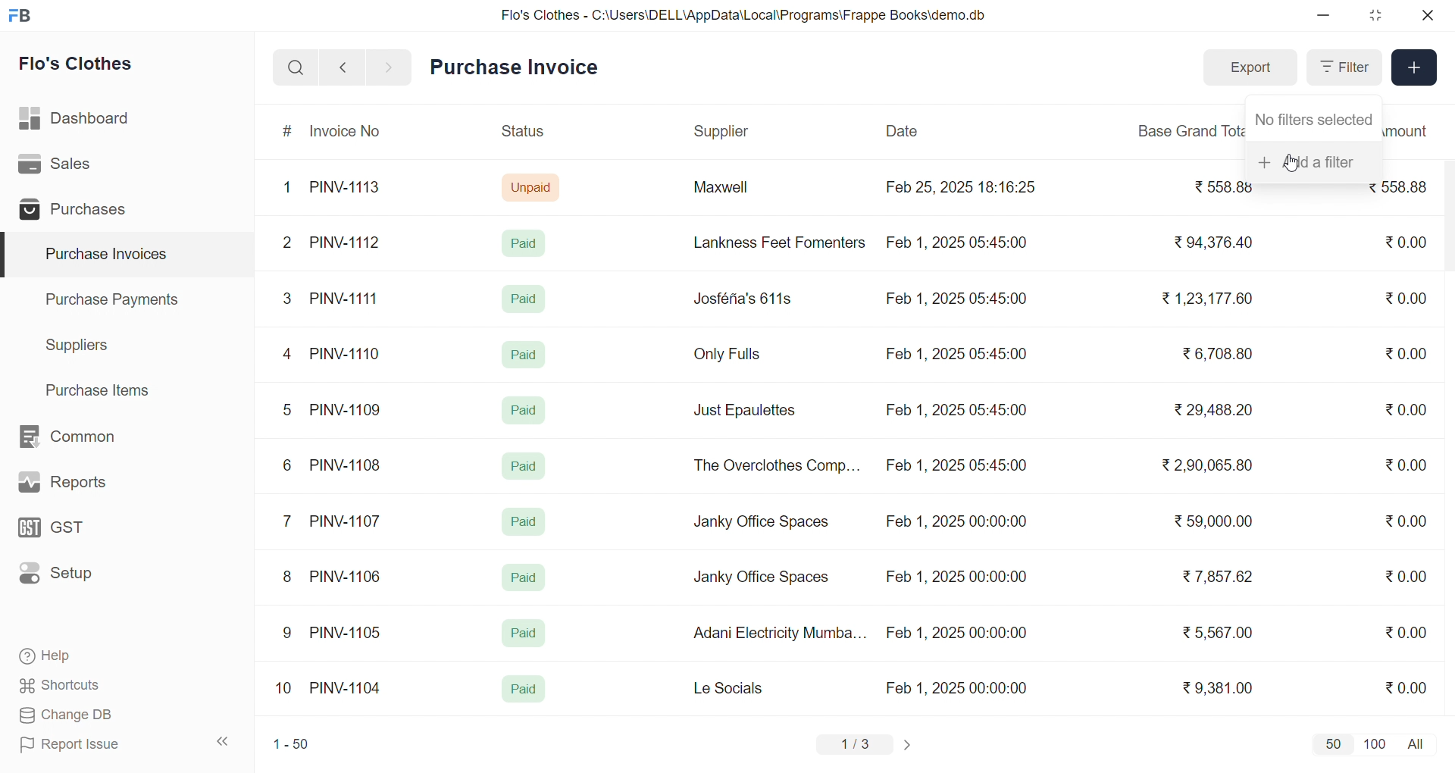 This screenshot has width=1455, height=773. What do you see at coordinates (524, 690) in the screenshot?
I see `Paid` at bounding box center [524, 690].